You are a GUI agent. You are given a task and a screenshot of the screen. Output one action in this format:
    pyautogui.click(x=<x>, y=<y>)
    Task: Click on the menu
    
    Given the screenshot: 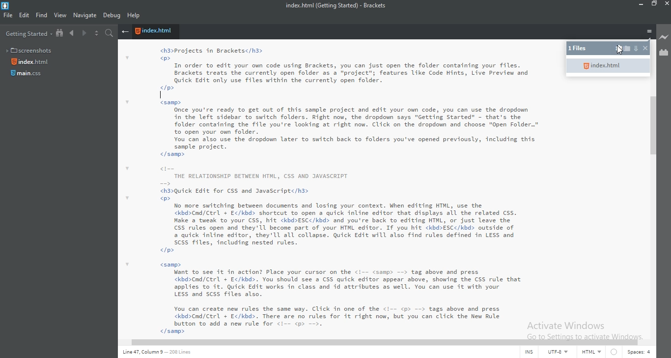 What is the action you would take?
    pyautogui.click(x=649, y=32)
    